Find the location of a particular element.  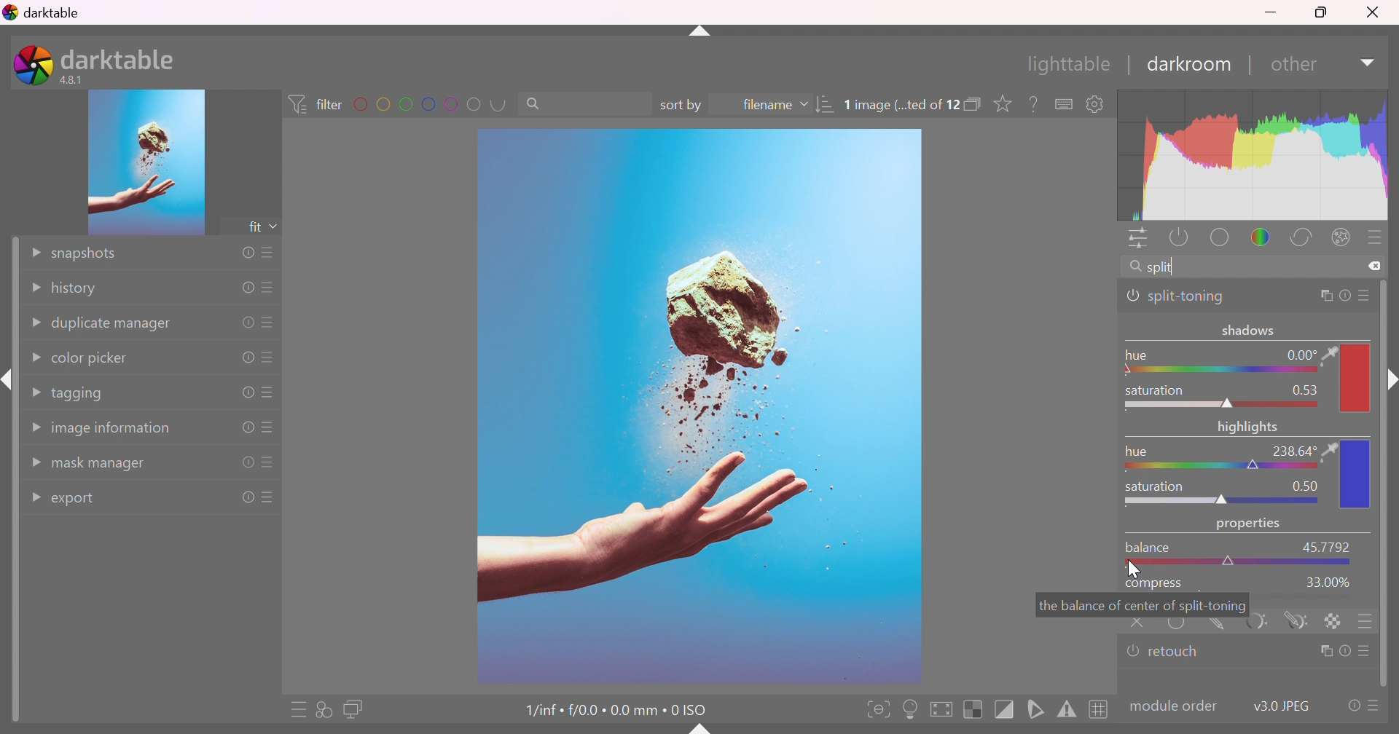

quick access for applying any of your styles is located at coordinates (328, 709).